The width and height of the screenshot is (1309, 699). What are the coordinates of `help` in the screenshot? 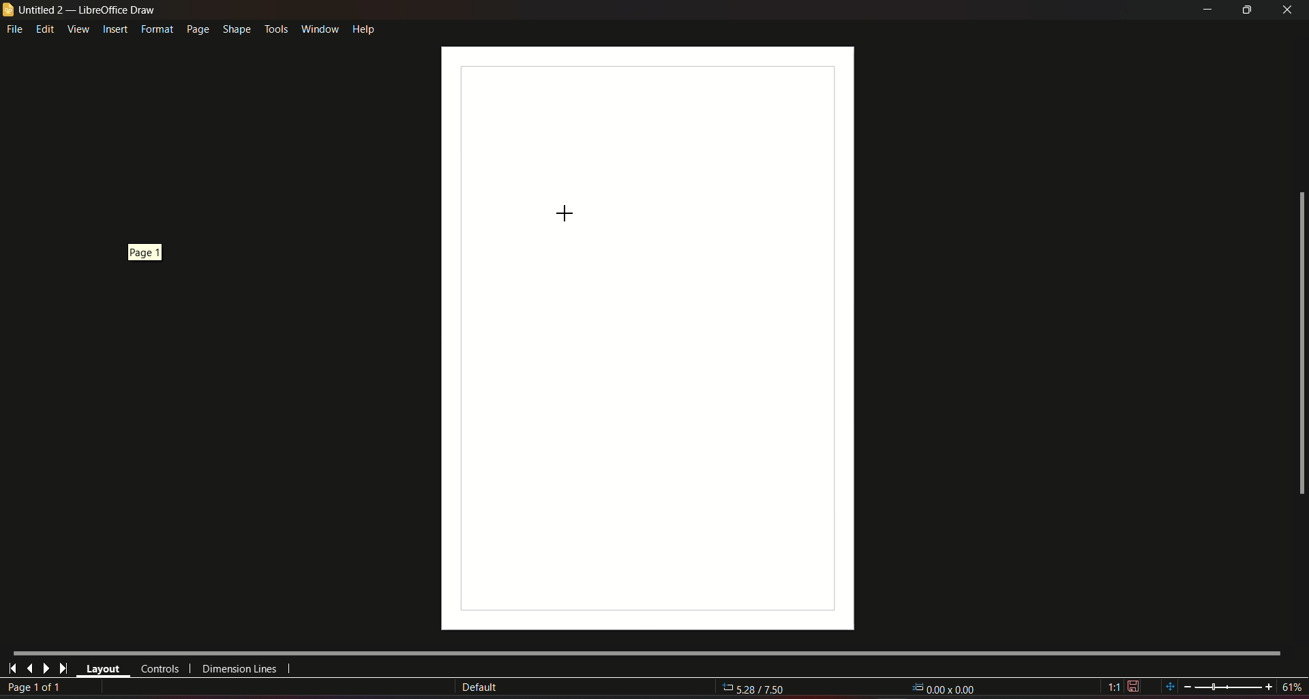 It's located at (364, 28).